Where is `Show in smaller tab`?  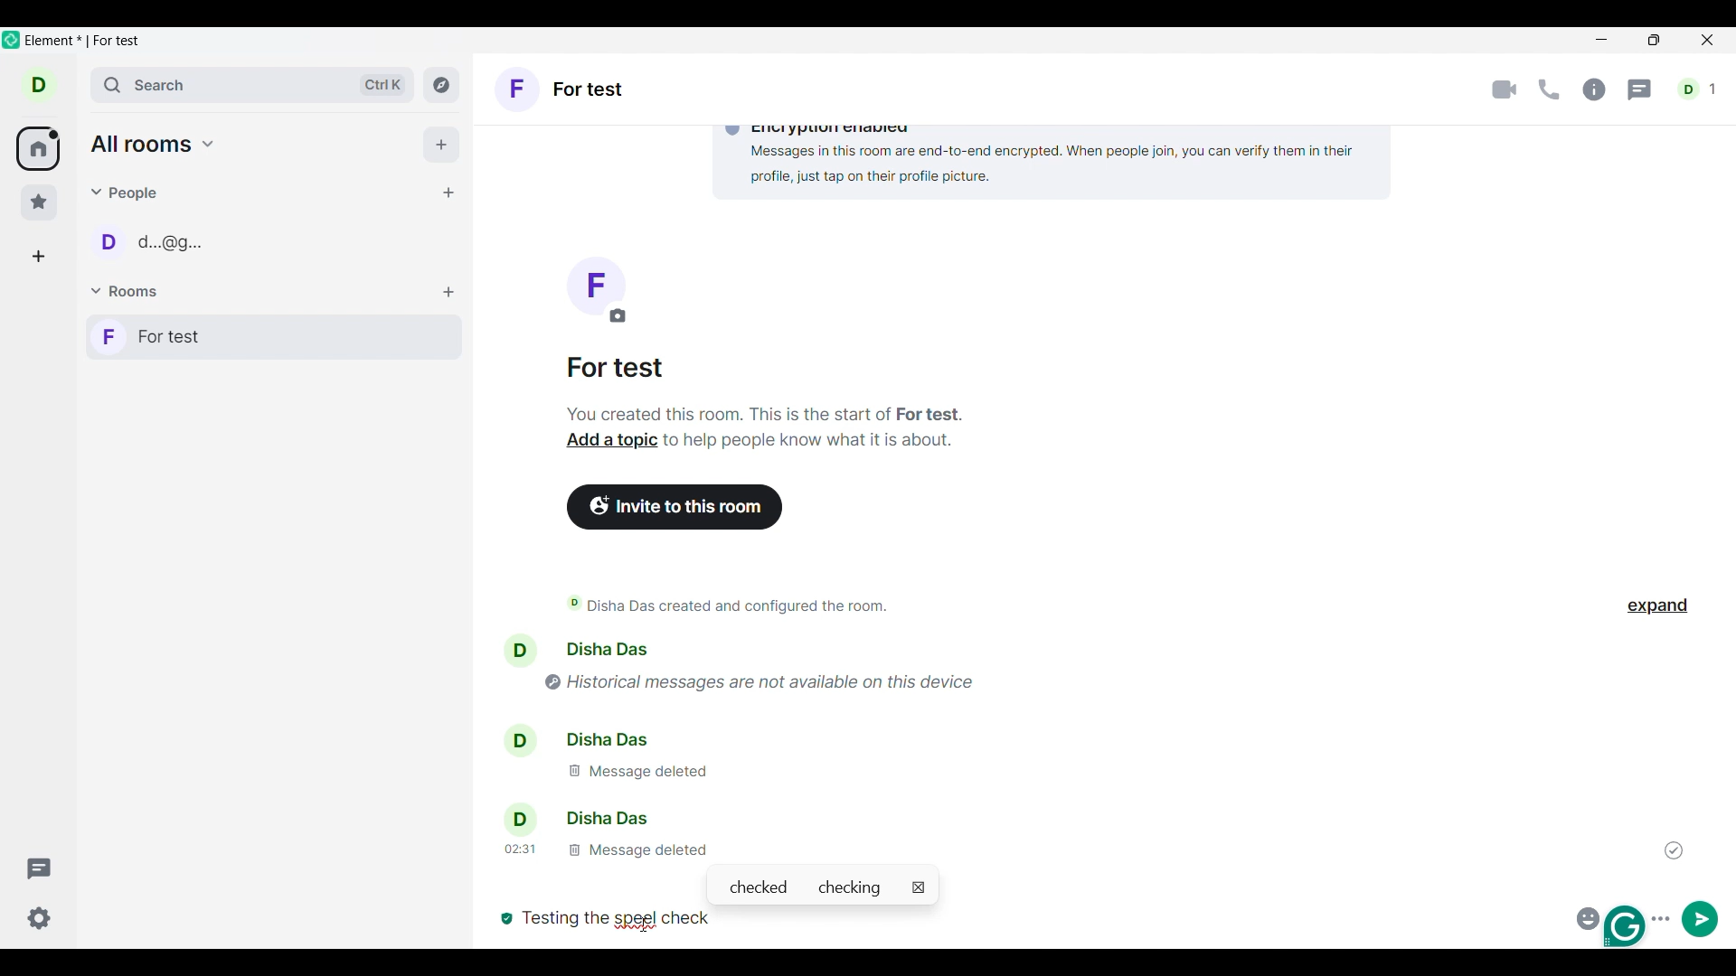 Show in smaller tab is located at coordinates (1654, 40).